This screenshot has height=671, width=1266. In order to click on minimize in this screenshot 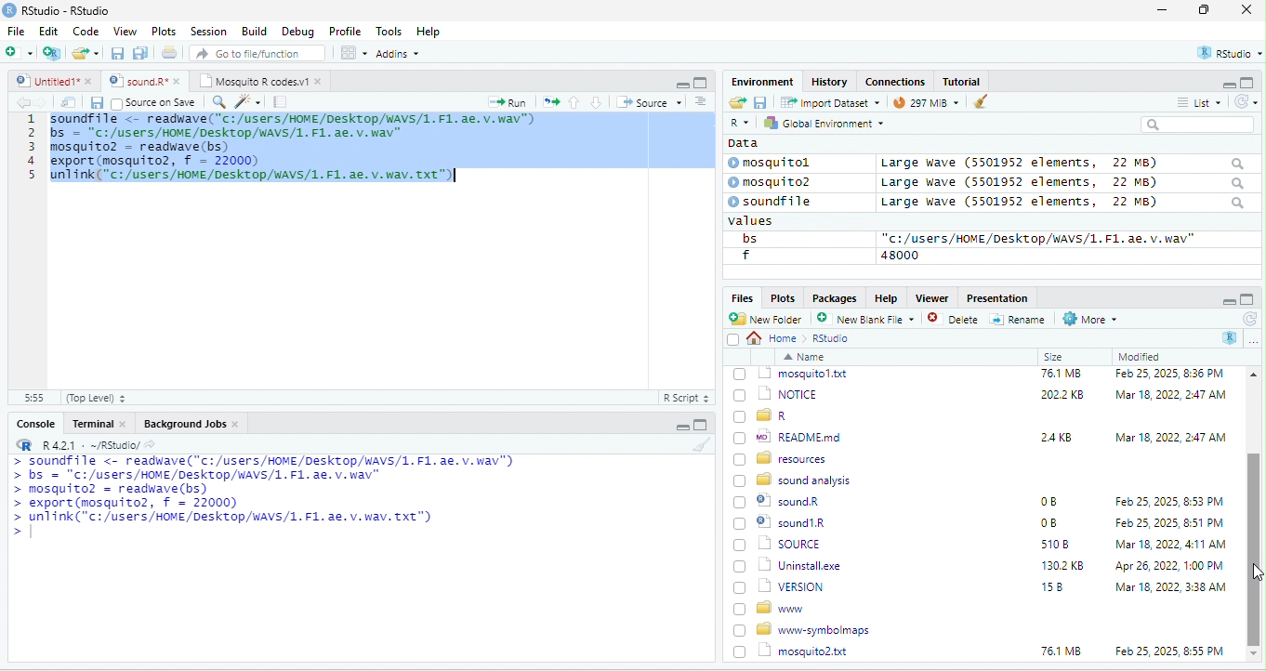, I will do `click(679, 428)`.